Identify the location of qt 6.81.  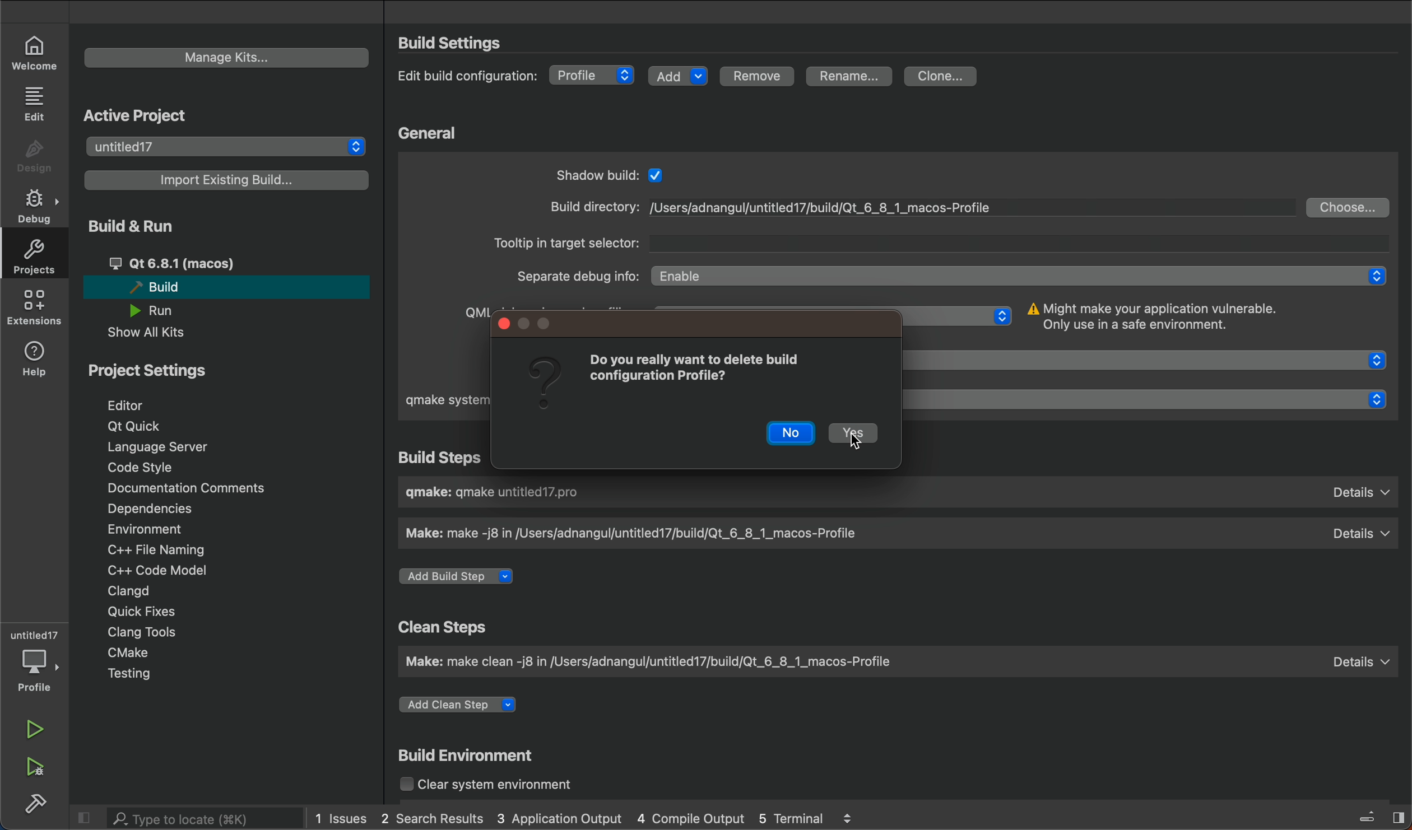
(201, 263).